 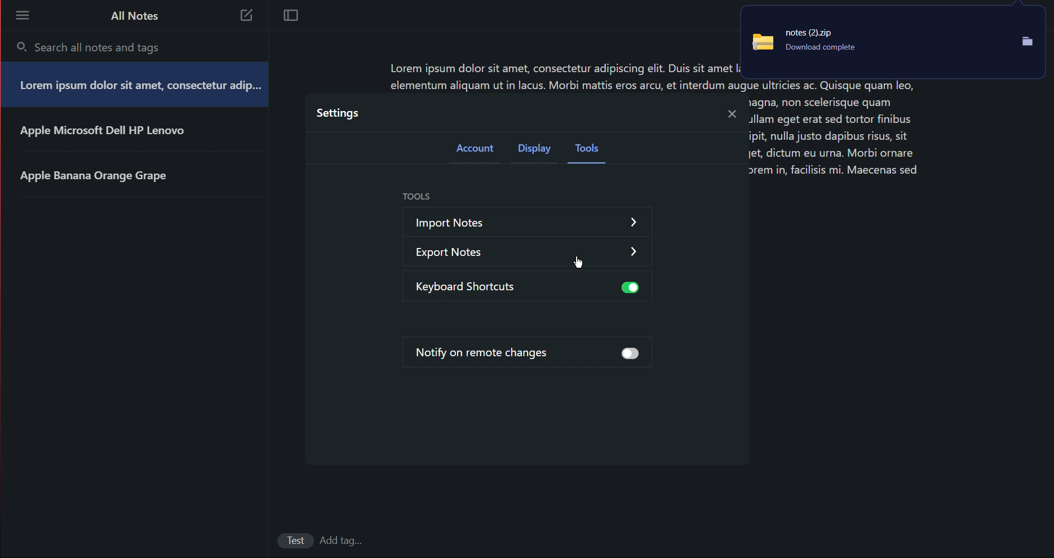 What do you see at coordinates (132, 17) in the screenshot?
I see `All Notes` at bounding box center [132, 17].